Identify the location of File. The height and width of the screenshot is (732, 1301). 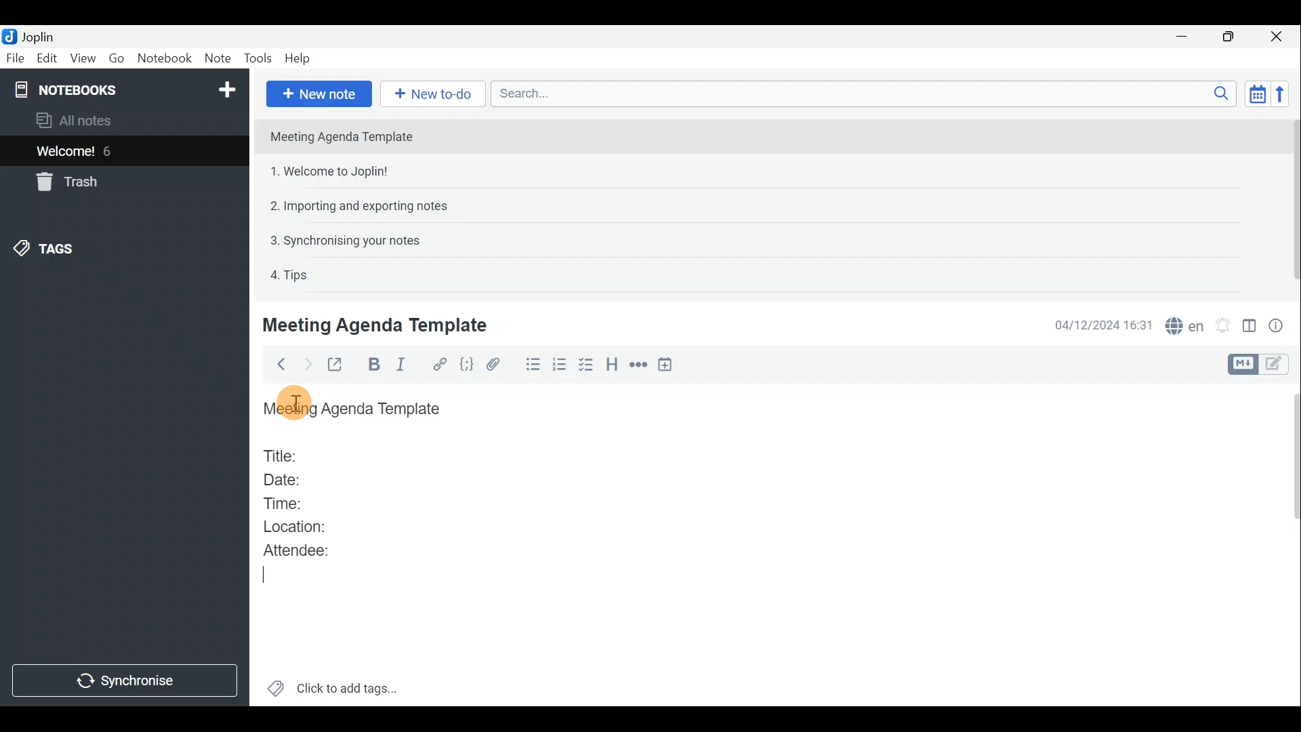
(16, 57).